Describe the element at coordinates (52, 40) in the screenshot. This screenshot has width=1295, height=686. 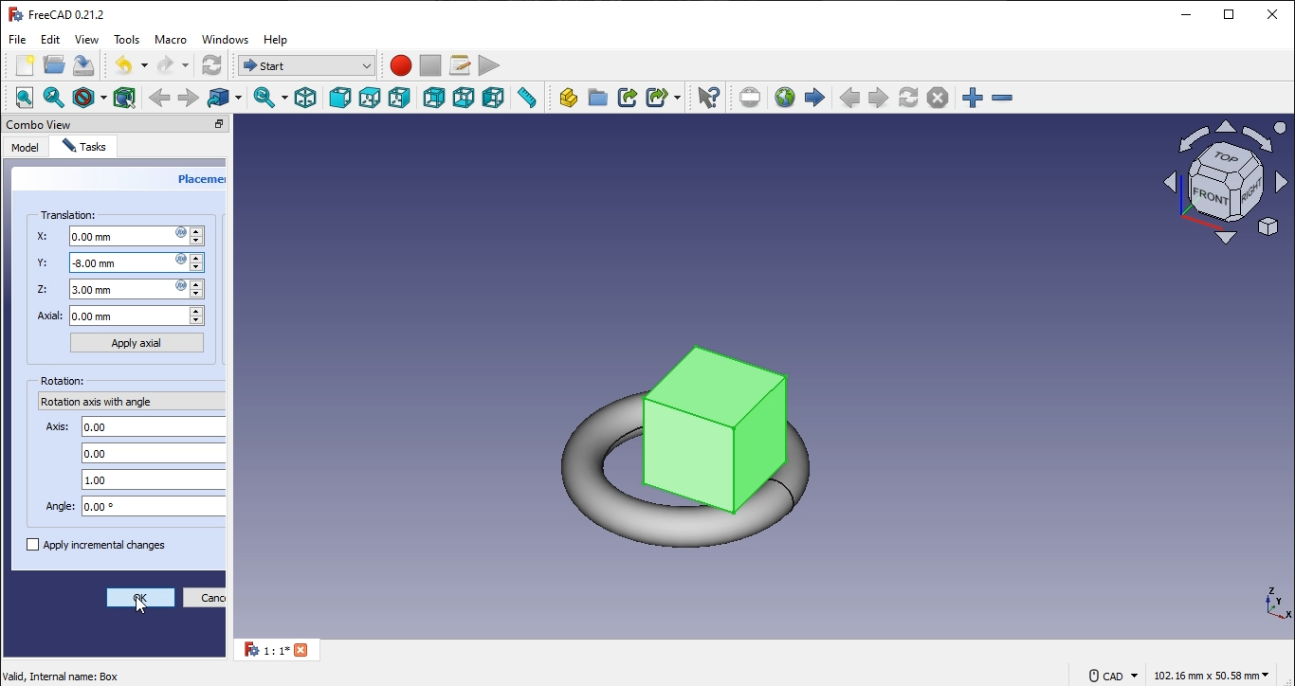
I see `edit` at that location.